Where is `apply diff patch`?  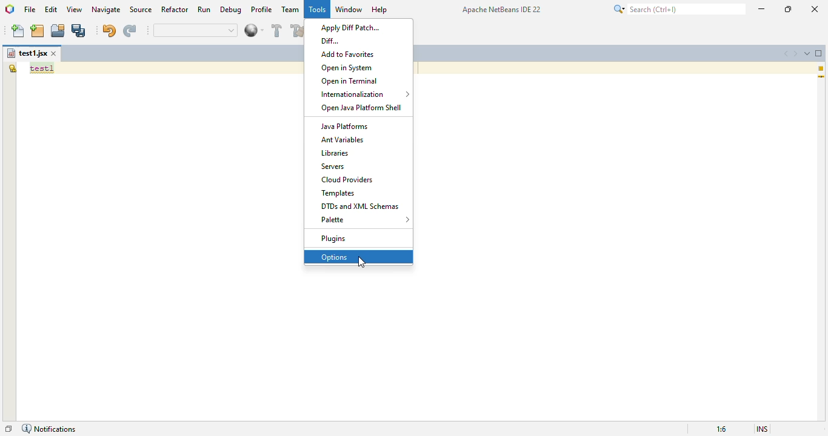
apply diff patch is located at coordinates (349, 28).